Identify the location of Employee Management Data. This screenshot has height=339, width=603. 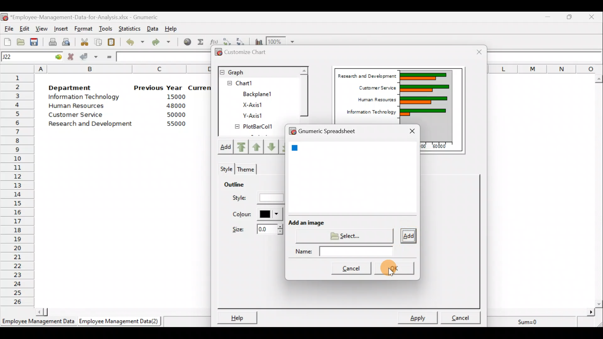
(37, 322).